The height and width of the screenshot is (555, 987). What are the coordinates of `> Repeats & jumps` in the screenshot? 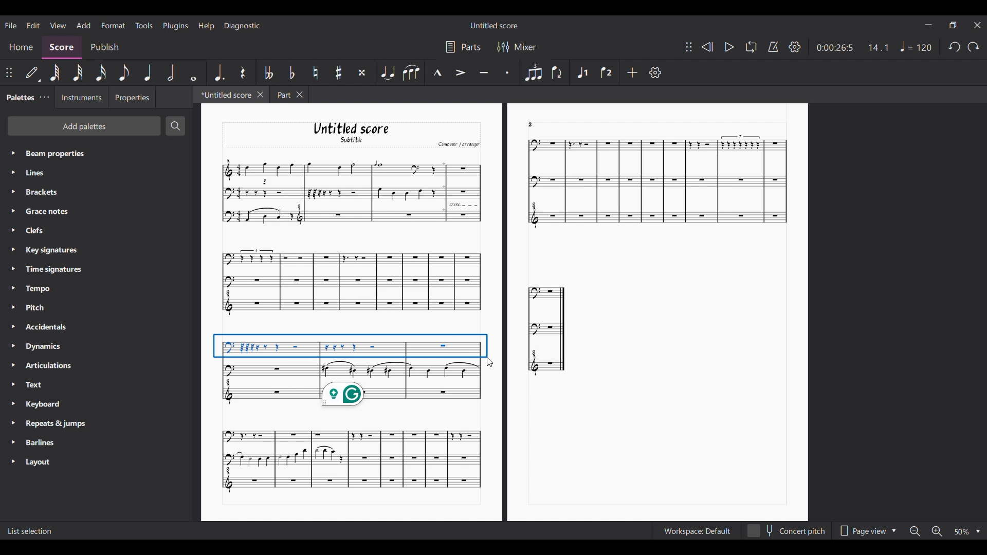 It's located at (50, 424).